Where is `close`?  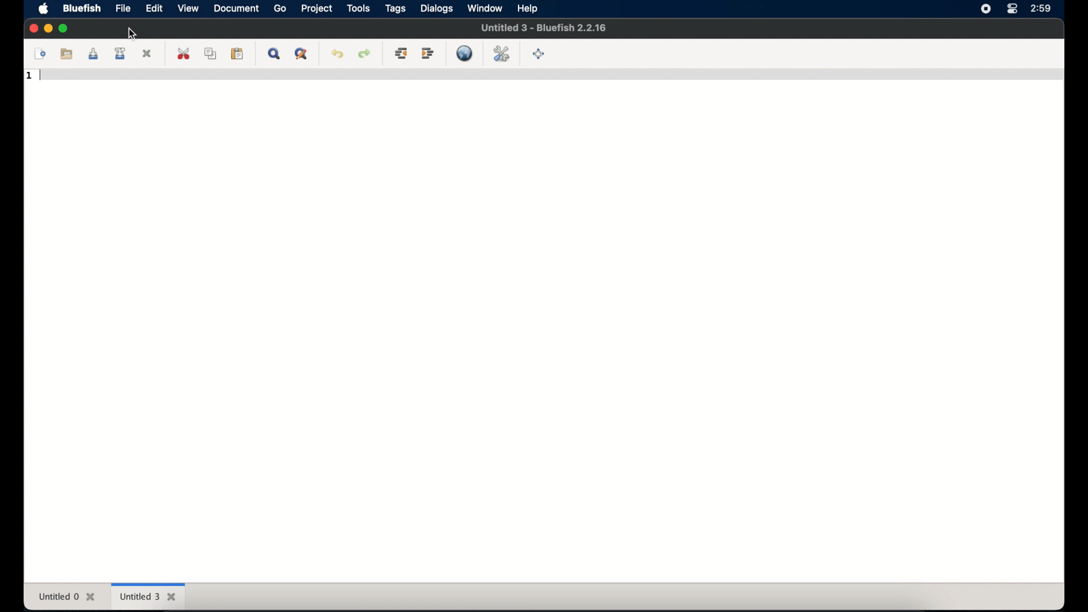 close is located at coordinates (32, 28).